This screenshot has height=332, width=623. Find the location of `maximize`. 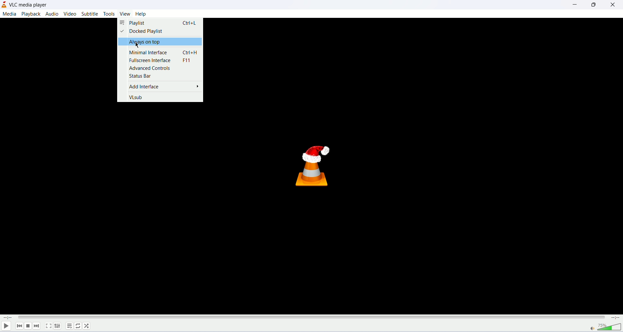

maximize is located at coordinates (593, 5).